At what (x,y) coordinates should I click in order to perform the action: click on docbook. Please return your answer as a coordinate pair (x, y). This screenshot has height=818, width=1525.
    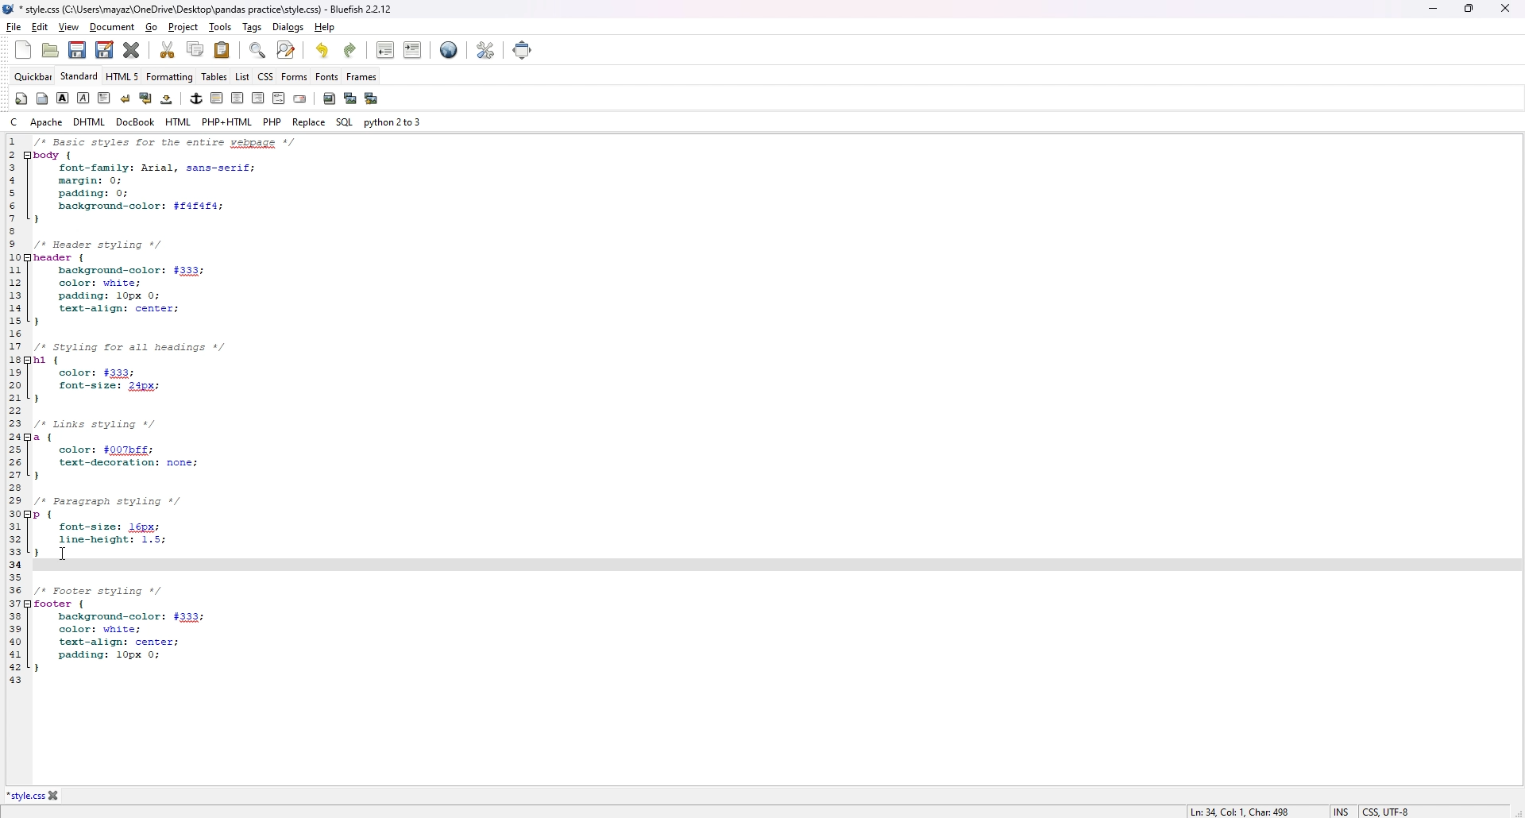
    Looking at the image, I should click on (137, 122).